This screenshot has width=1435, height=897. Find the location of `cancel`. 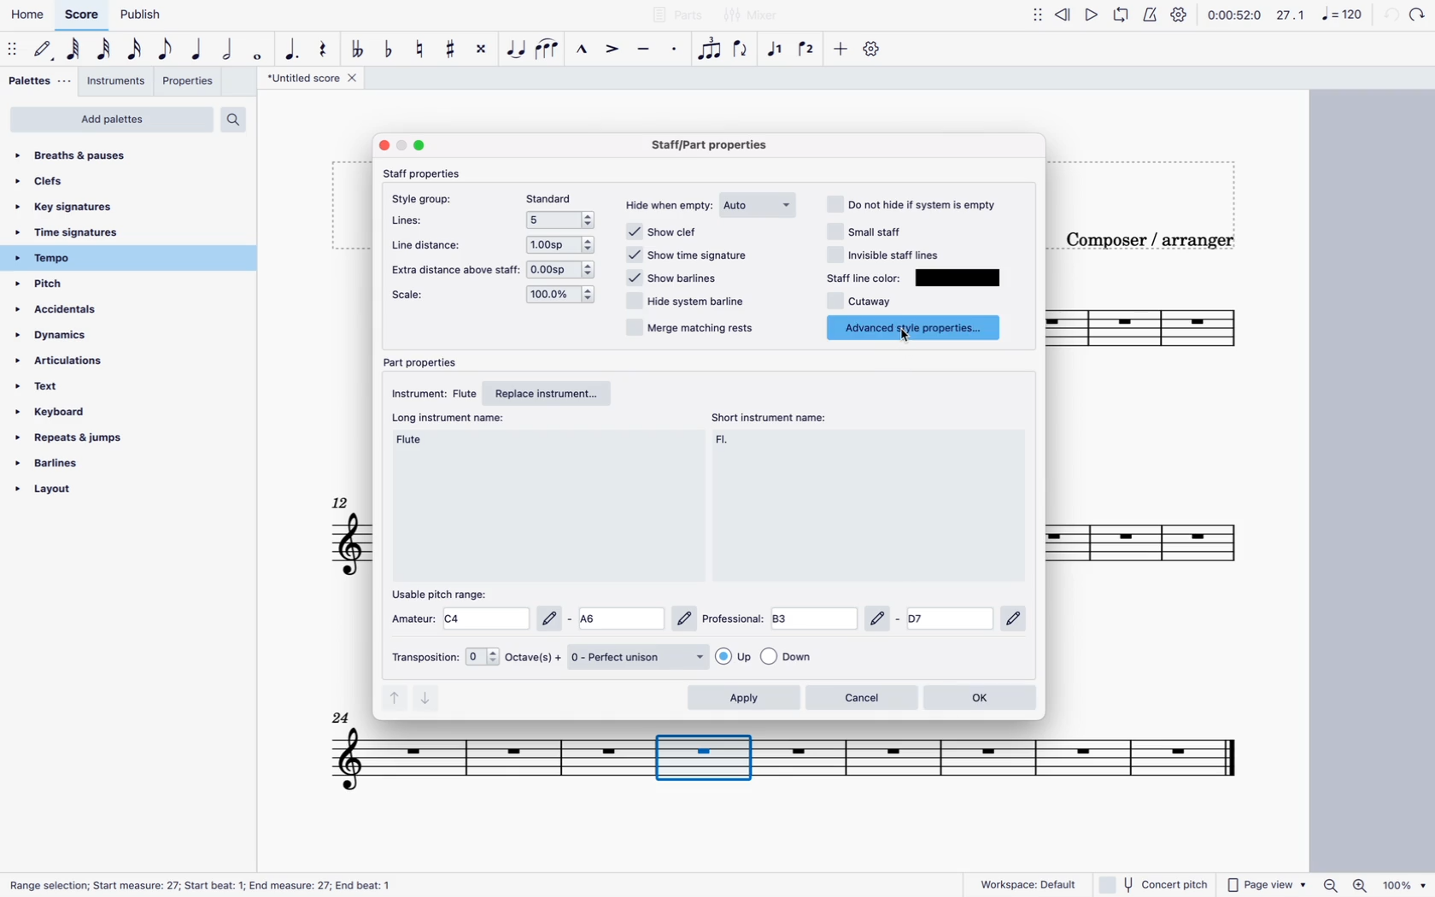

cancel is located at coordinates (860, 696).